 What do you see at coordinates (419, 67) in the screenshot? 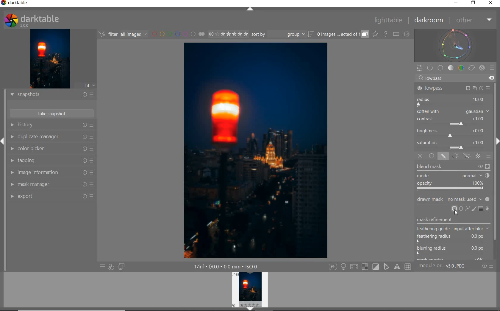
I see `QUICK ACCESS PANEL` at bounding box center [419, 67].